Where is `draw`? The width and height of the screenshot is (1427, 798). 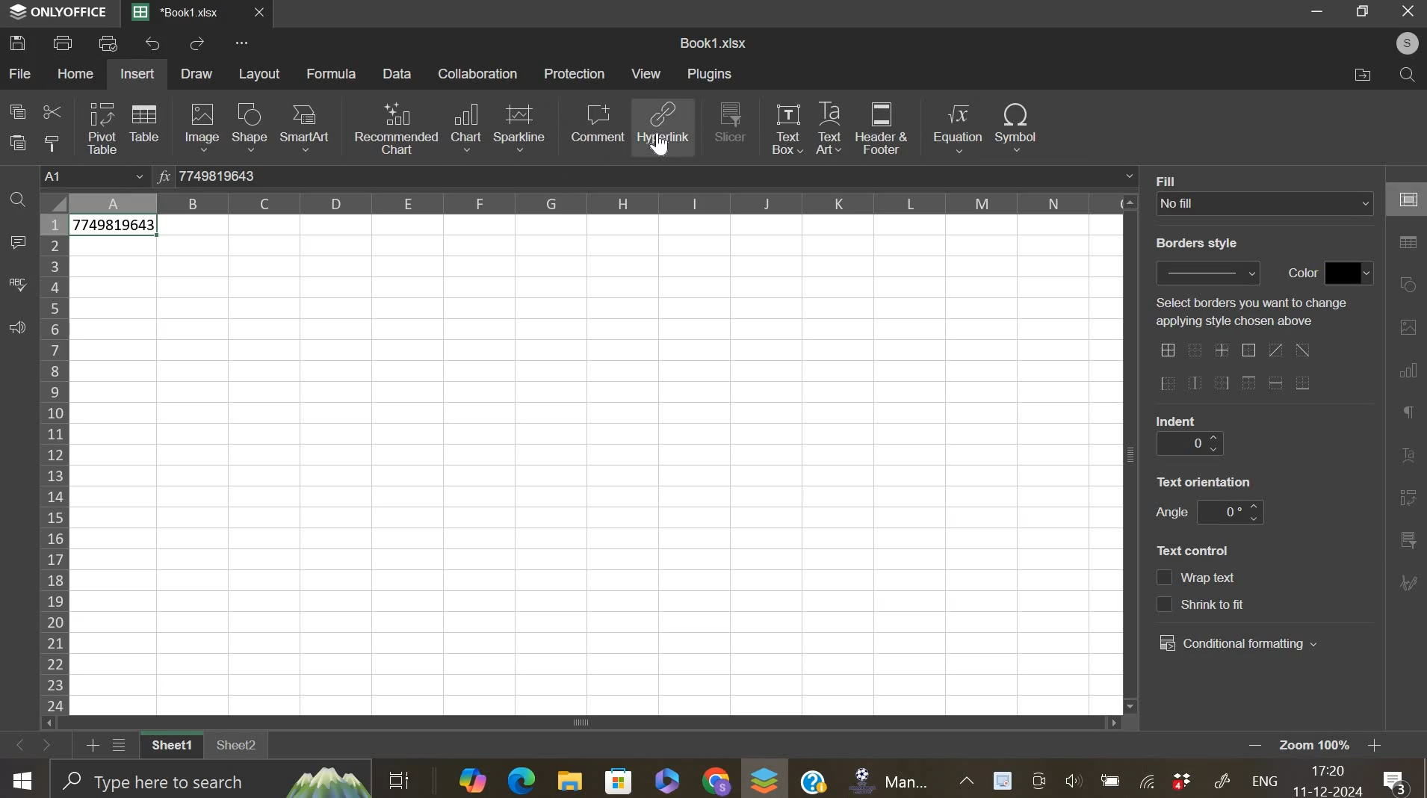 draw is located at coordinates (197, 74).